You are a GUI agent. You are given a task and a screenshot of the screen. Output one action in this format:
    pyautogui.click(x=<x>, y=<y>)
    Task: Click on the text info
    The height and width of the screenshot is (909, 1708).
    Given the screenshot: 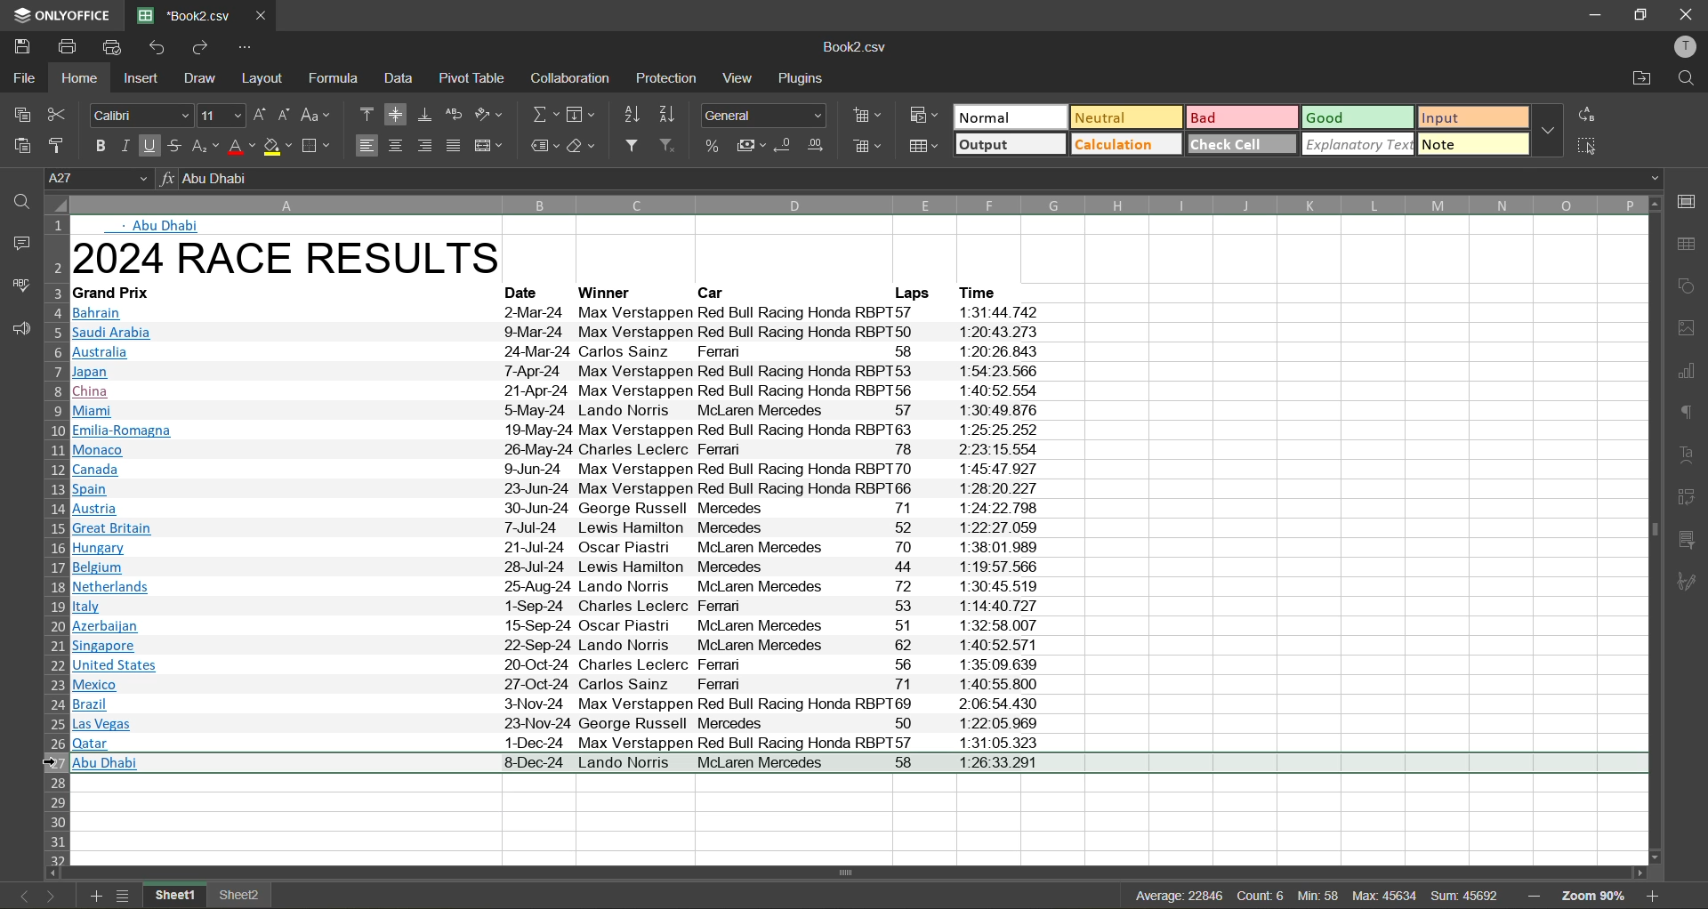 What is the action you would take?
    pyautogui.click(x=562, y=607)
    